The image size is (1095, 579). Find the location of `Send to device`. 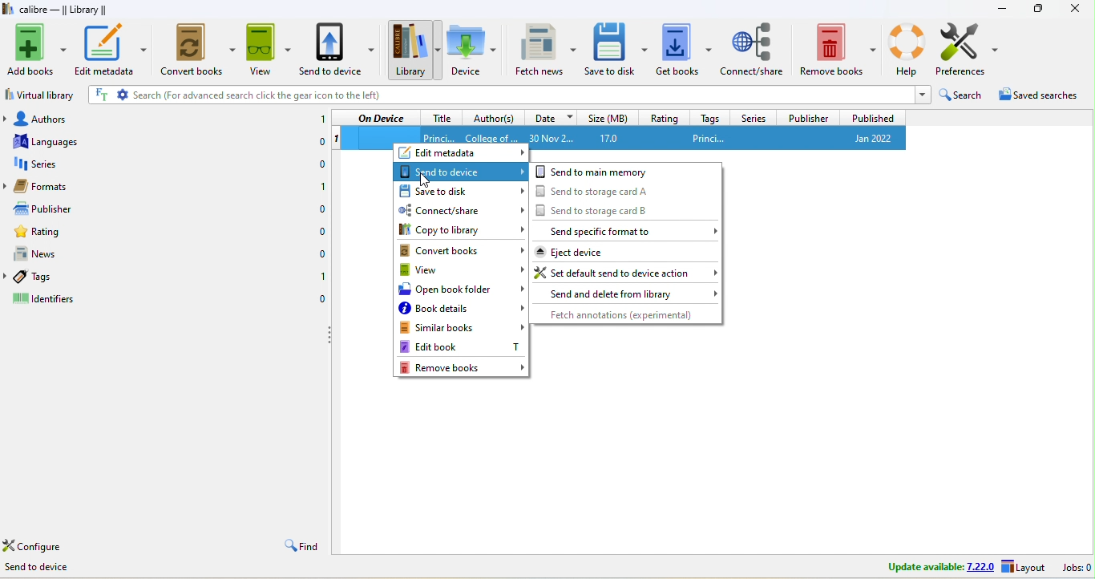

Send to device is located at coordinates (48, 570).